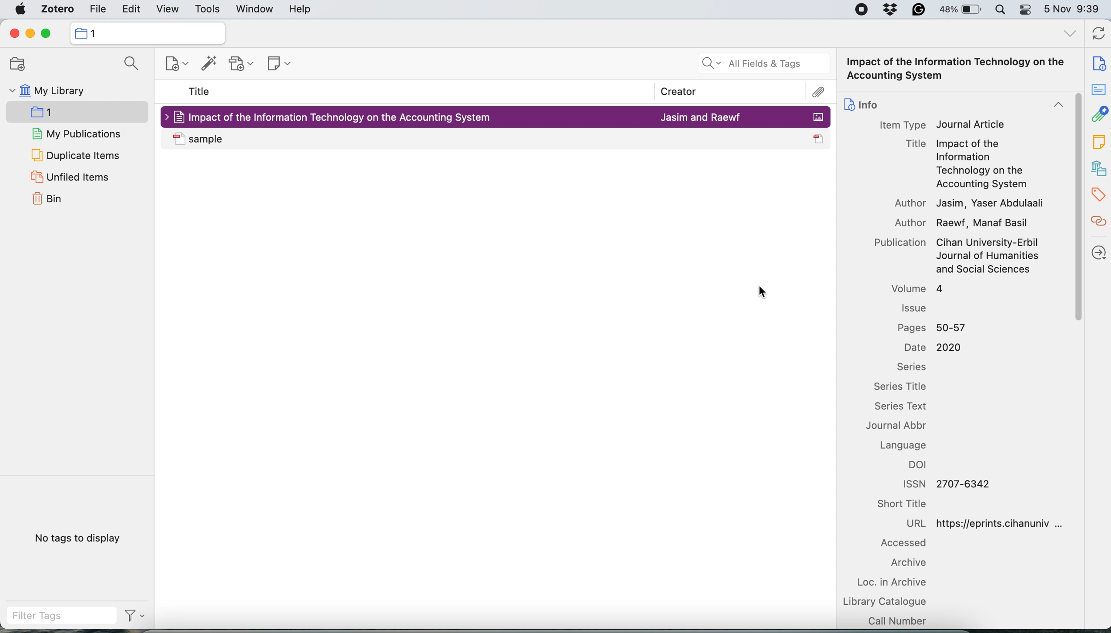 The width and height of the screenshot is (1111, 633). What do you see at coordinates (917, 144) in the screenshot?
I see `Title` at bounding box center [917, 144].